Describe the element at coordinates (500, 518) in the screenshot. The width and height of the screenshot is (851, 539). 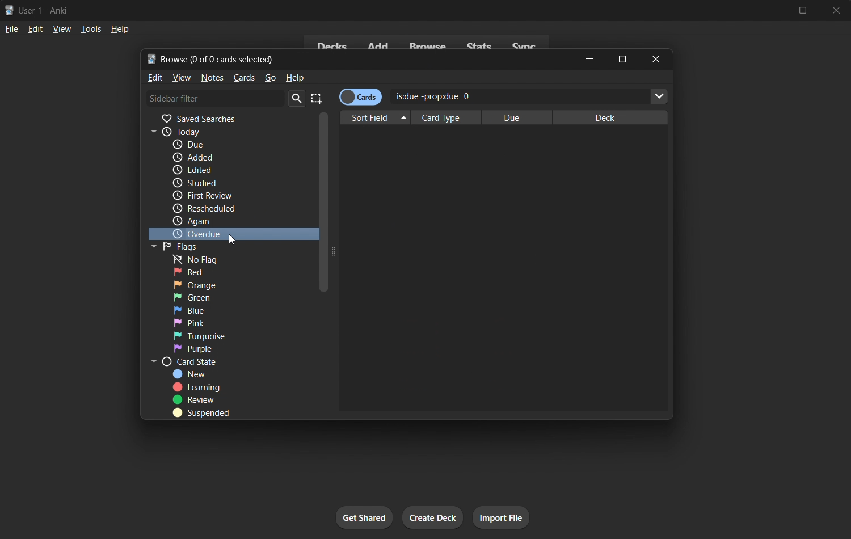
I see `import file` at that location.